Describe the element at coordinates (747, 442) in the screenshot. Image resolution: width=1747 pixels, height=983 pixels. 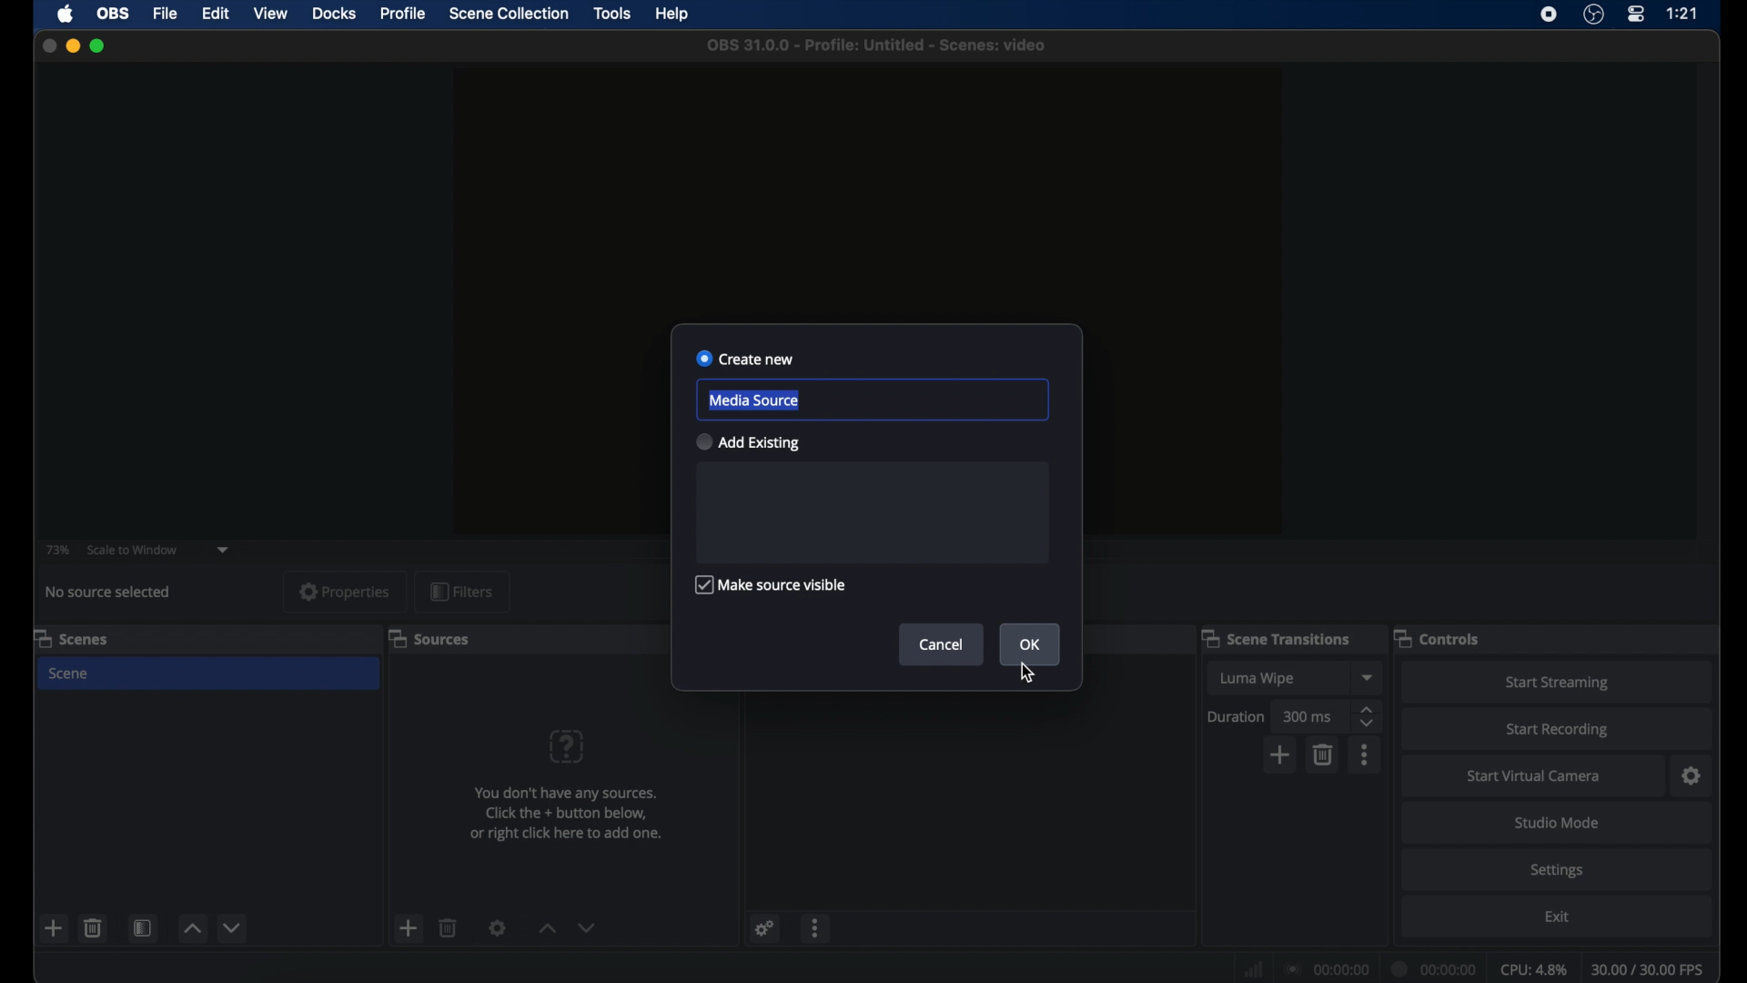
I see `add existing` at that location.